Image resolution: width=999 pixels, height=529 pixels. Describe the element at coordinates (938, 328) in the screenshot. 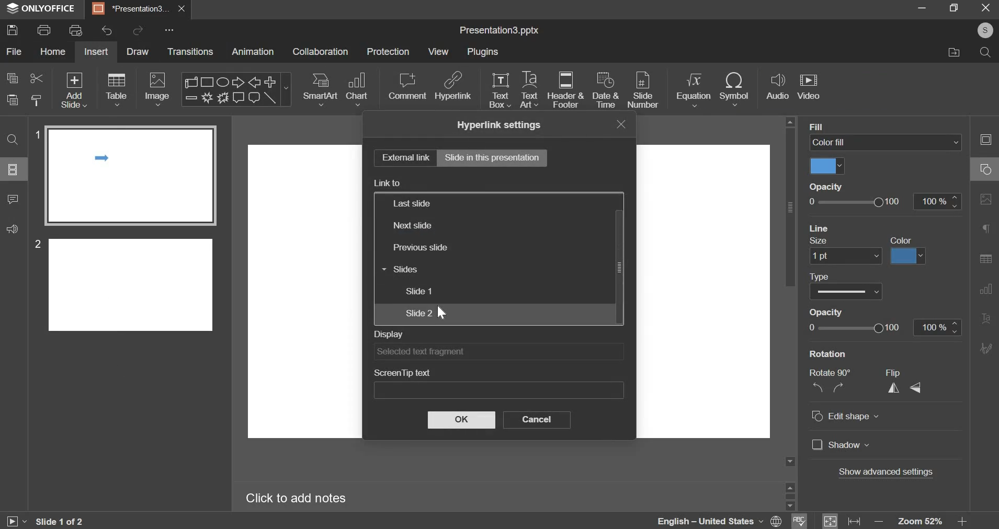

I see `increase/decrease opacity` at that location.